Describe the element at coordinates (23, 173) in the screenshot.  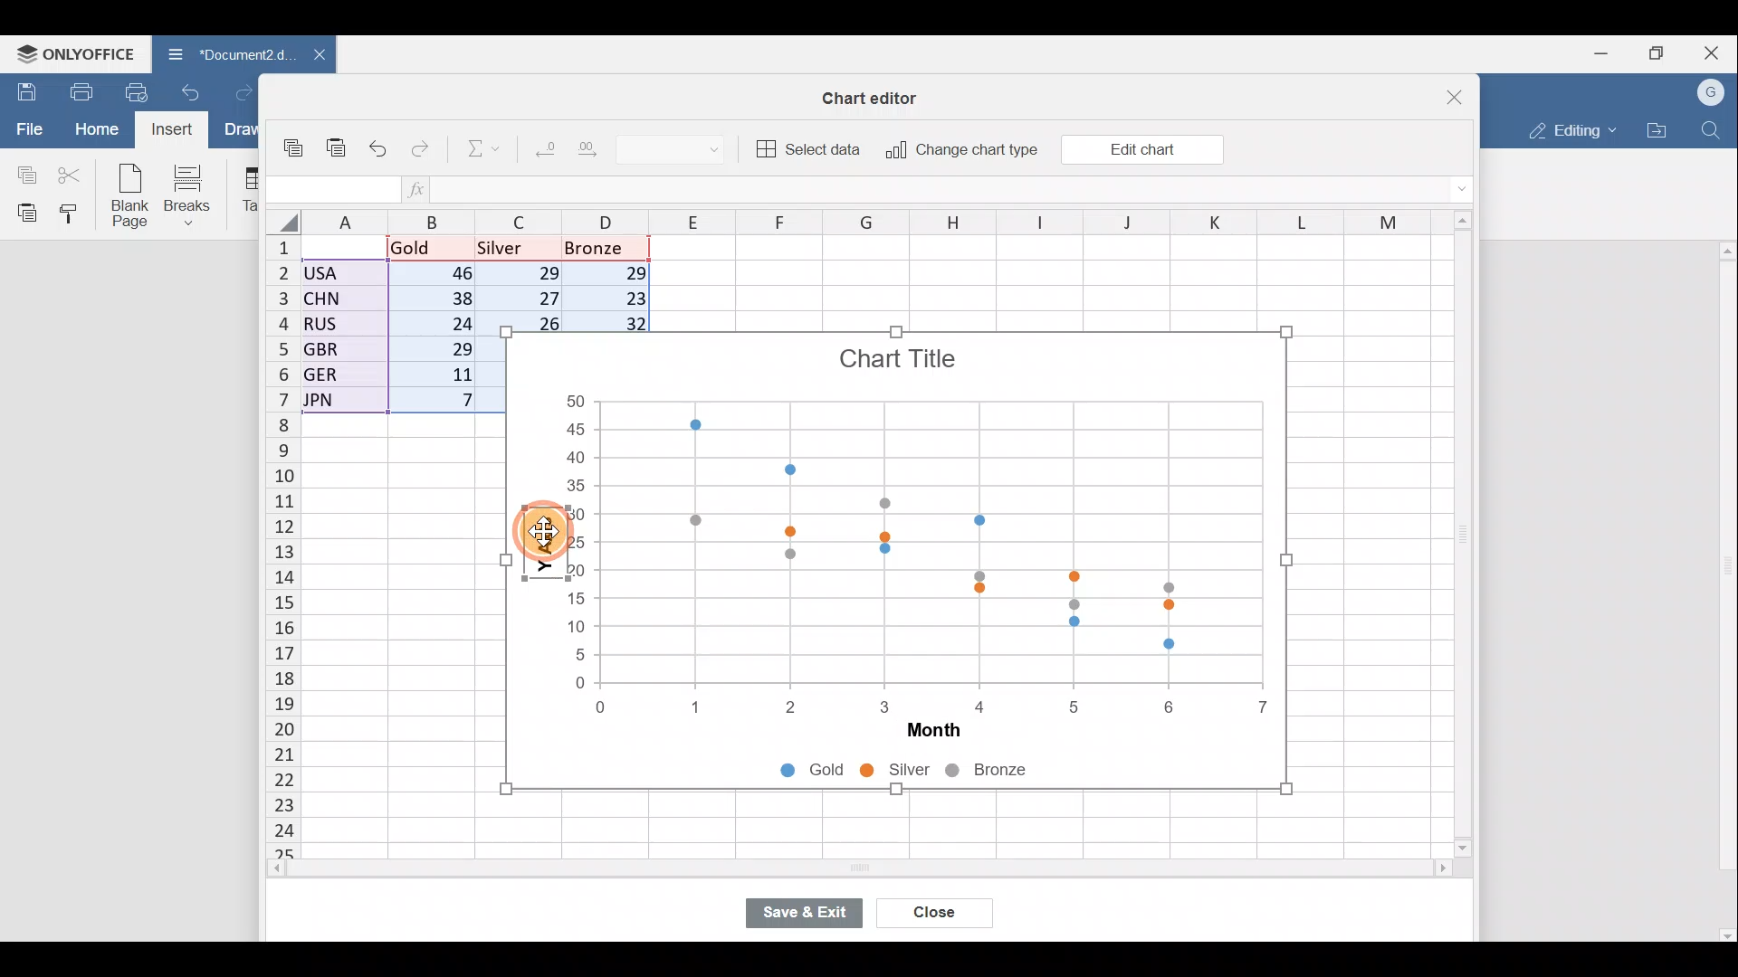
I see `Copy` at that location.